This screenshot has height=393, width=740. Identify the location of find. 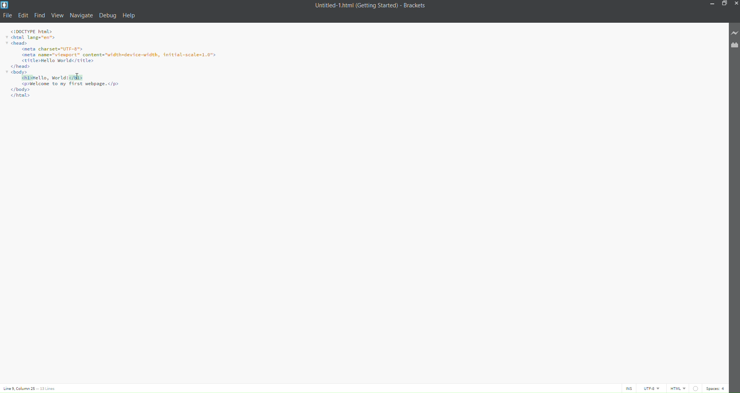
(39, 15).